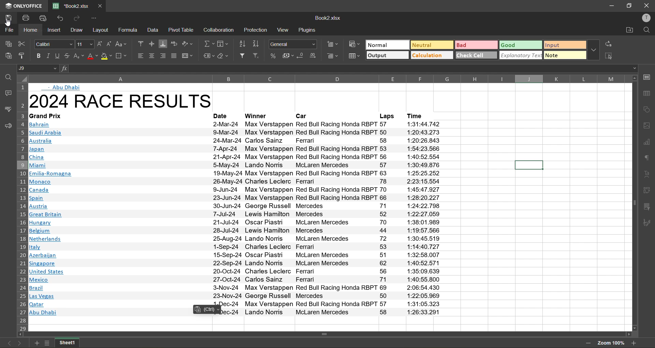 The width and height of the screenshot is (655, 348). Describe the element at coordinates (123, 55) in the screenshot. I see `borders` at that location.